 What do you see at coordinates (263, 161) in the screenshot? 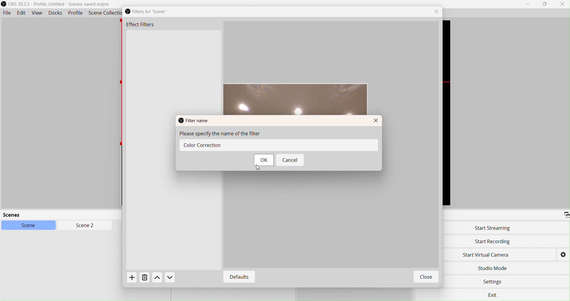
I see `ok` at bounding box center [263, 161].